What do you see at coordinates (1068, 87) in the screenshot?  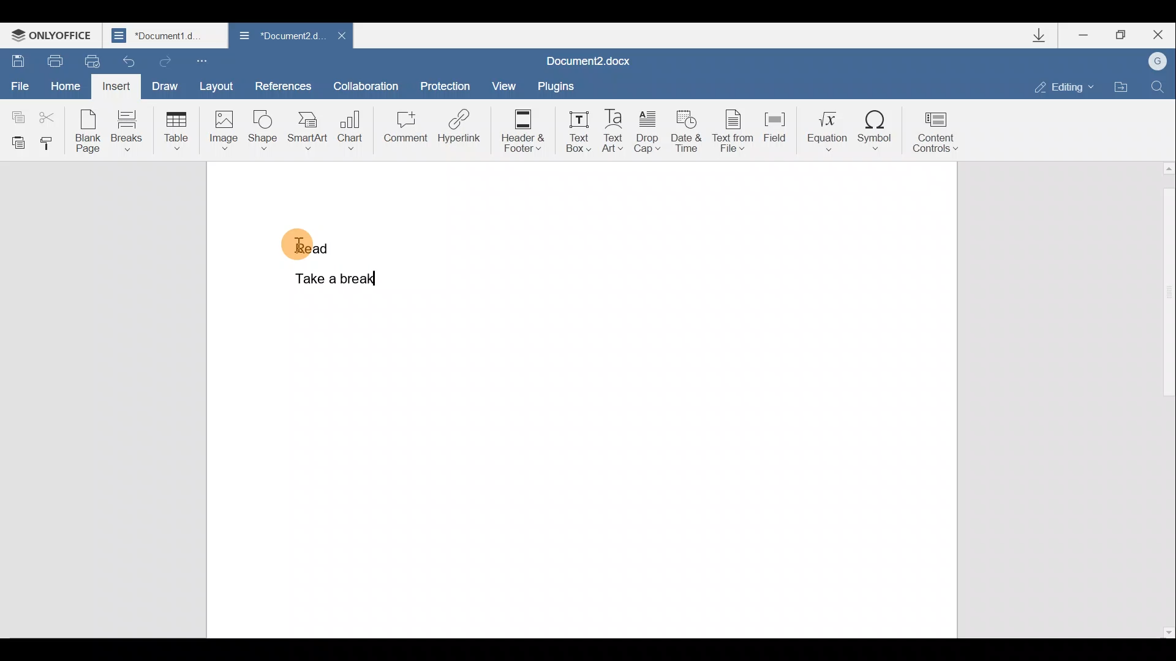 I see `Editing` at bounding box center [1068, 87].